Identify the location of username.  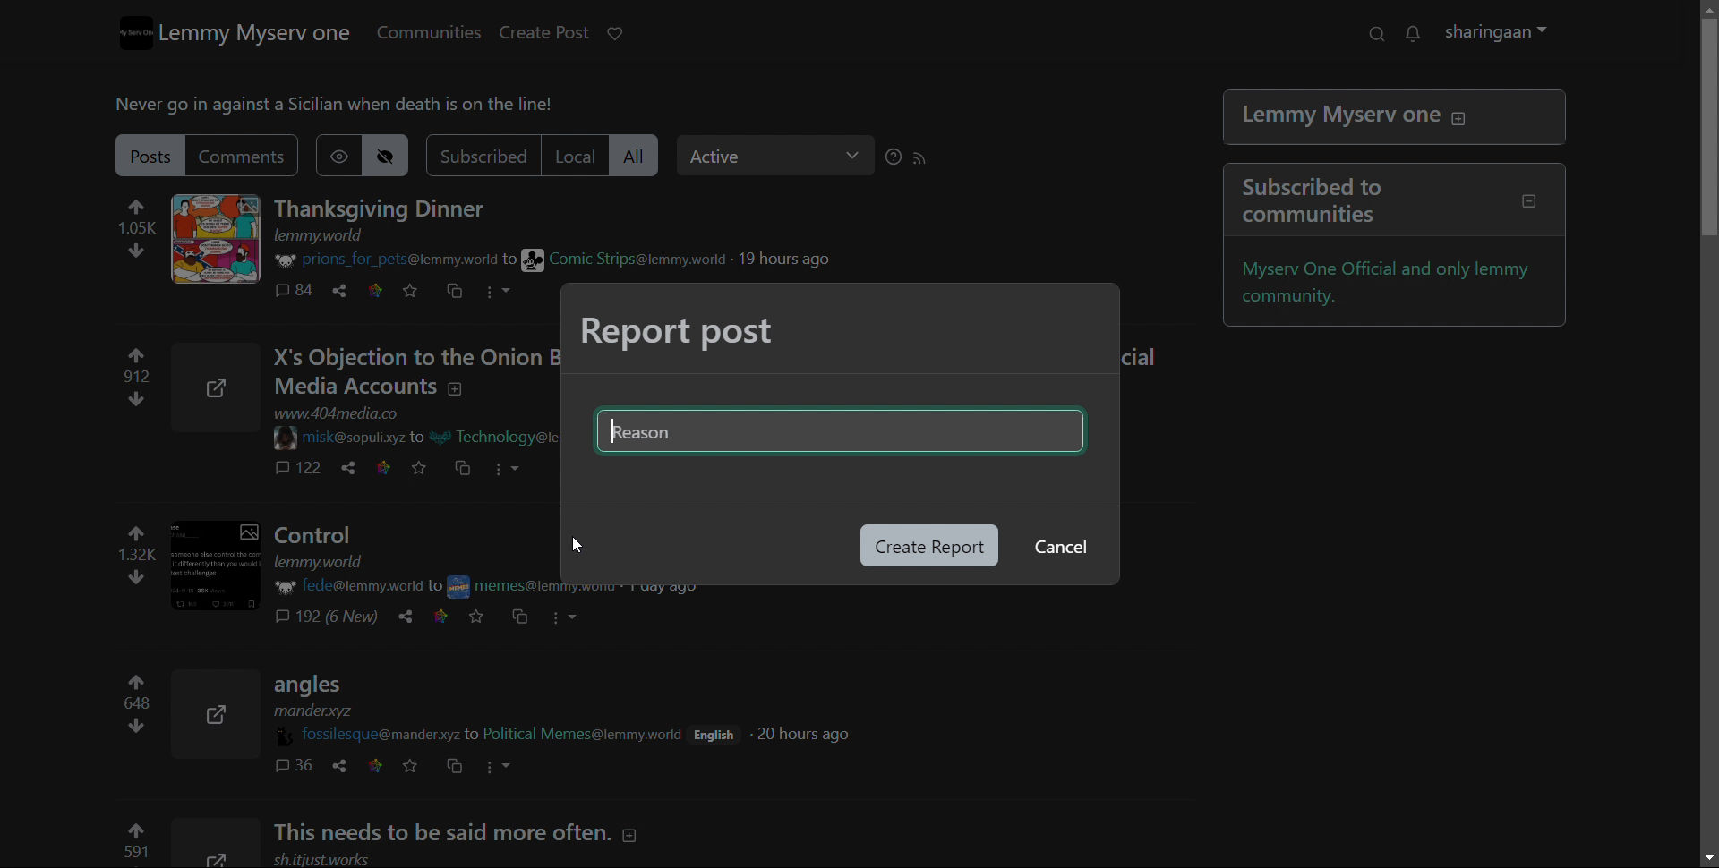
(357, 436).